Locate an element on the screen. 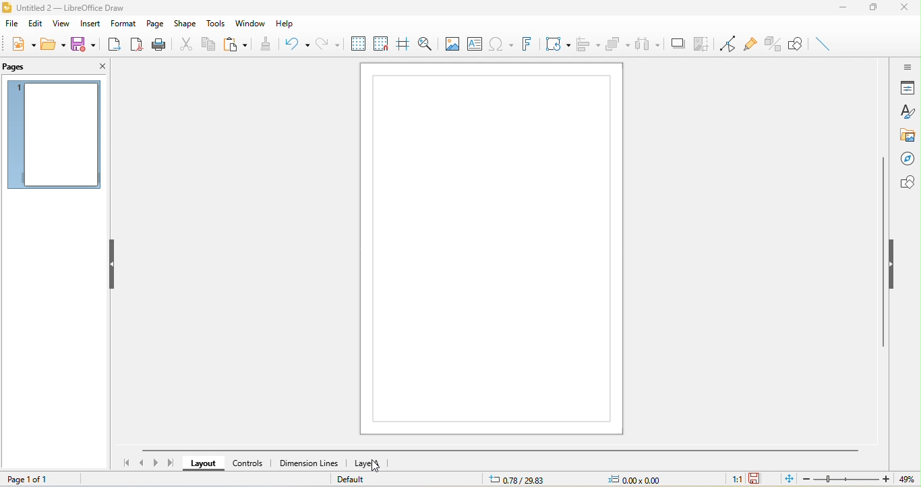  the document has not been modified since the last save is located at coordinates (759, 479).